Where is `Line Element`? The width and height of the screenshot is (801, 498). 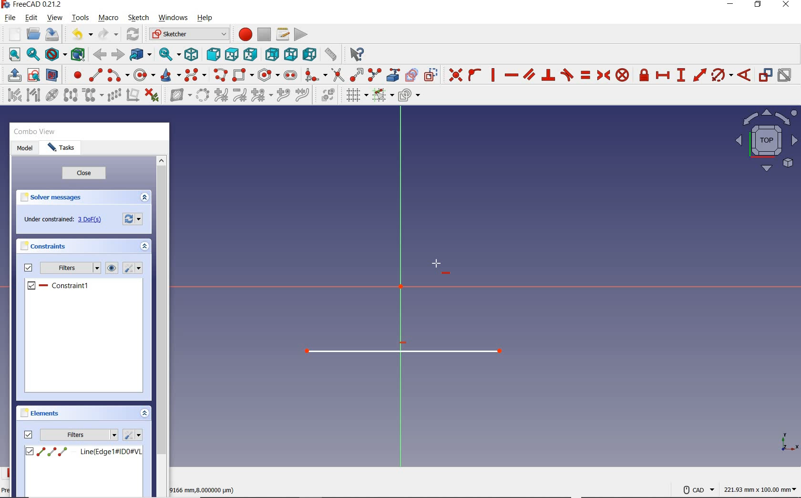
Line Element is located at coordinates (83, 452).